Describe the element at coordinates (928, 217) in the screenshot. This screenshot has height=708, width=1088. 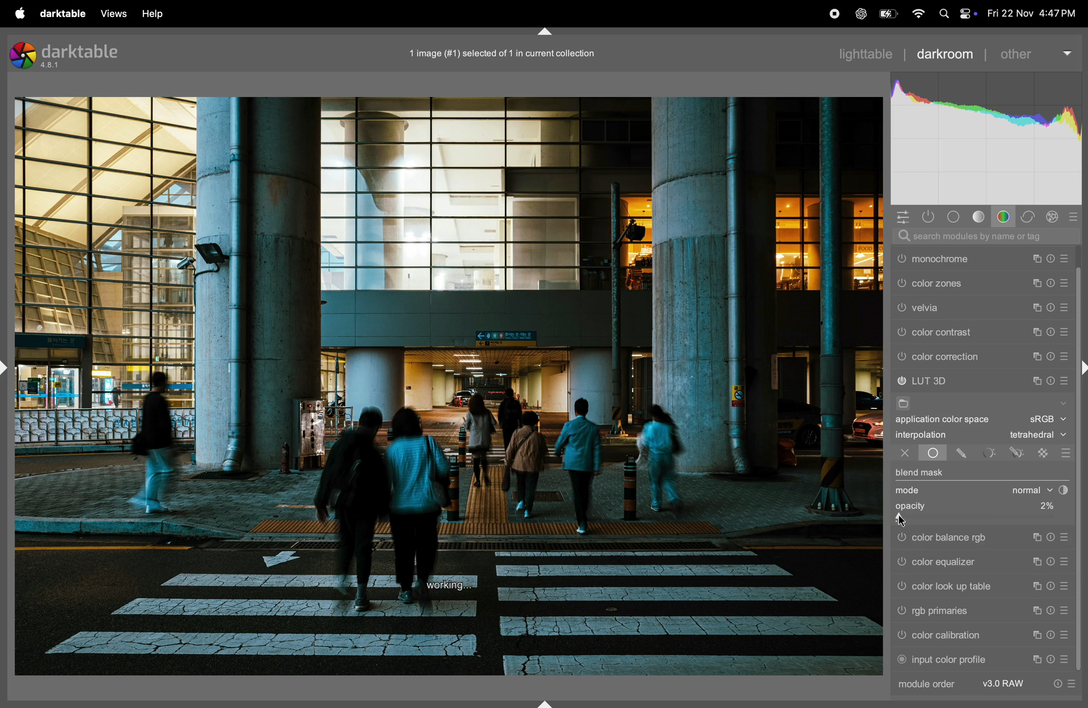
I see `show only activity modules` at that location.